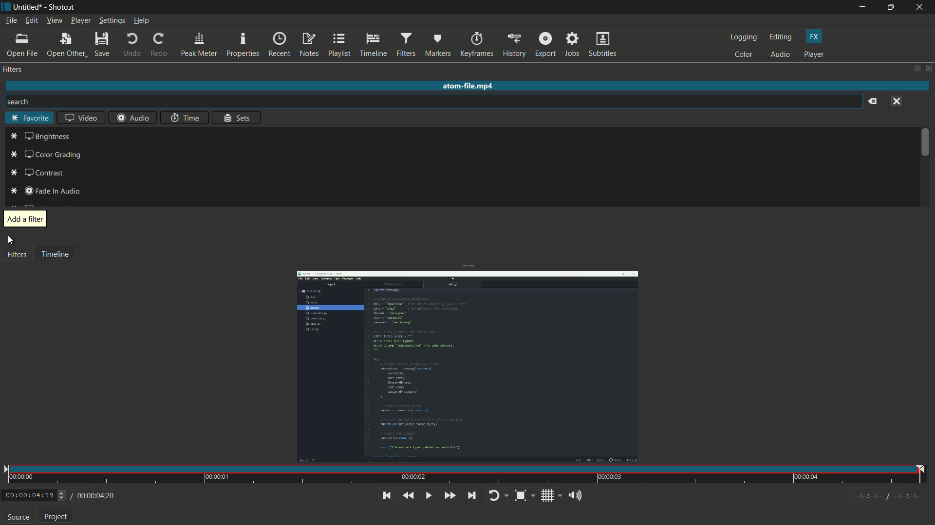 Image resolution: width=935 pixels, height=525 pixels. Describe the element at coordinates (468, 85) in the screenshot. I see `atom-file.mp4 (file name)` at that location.